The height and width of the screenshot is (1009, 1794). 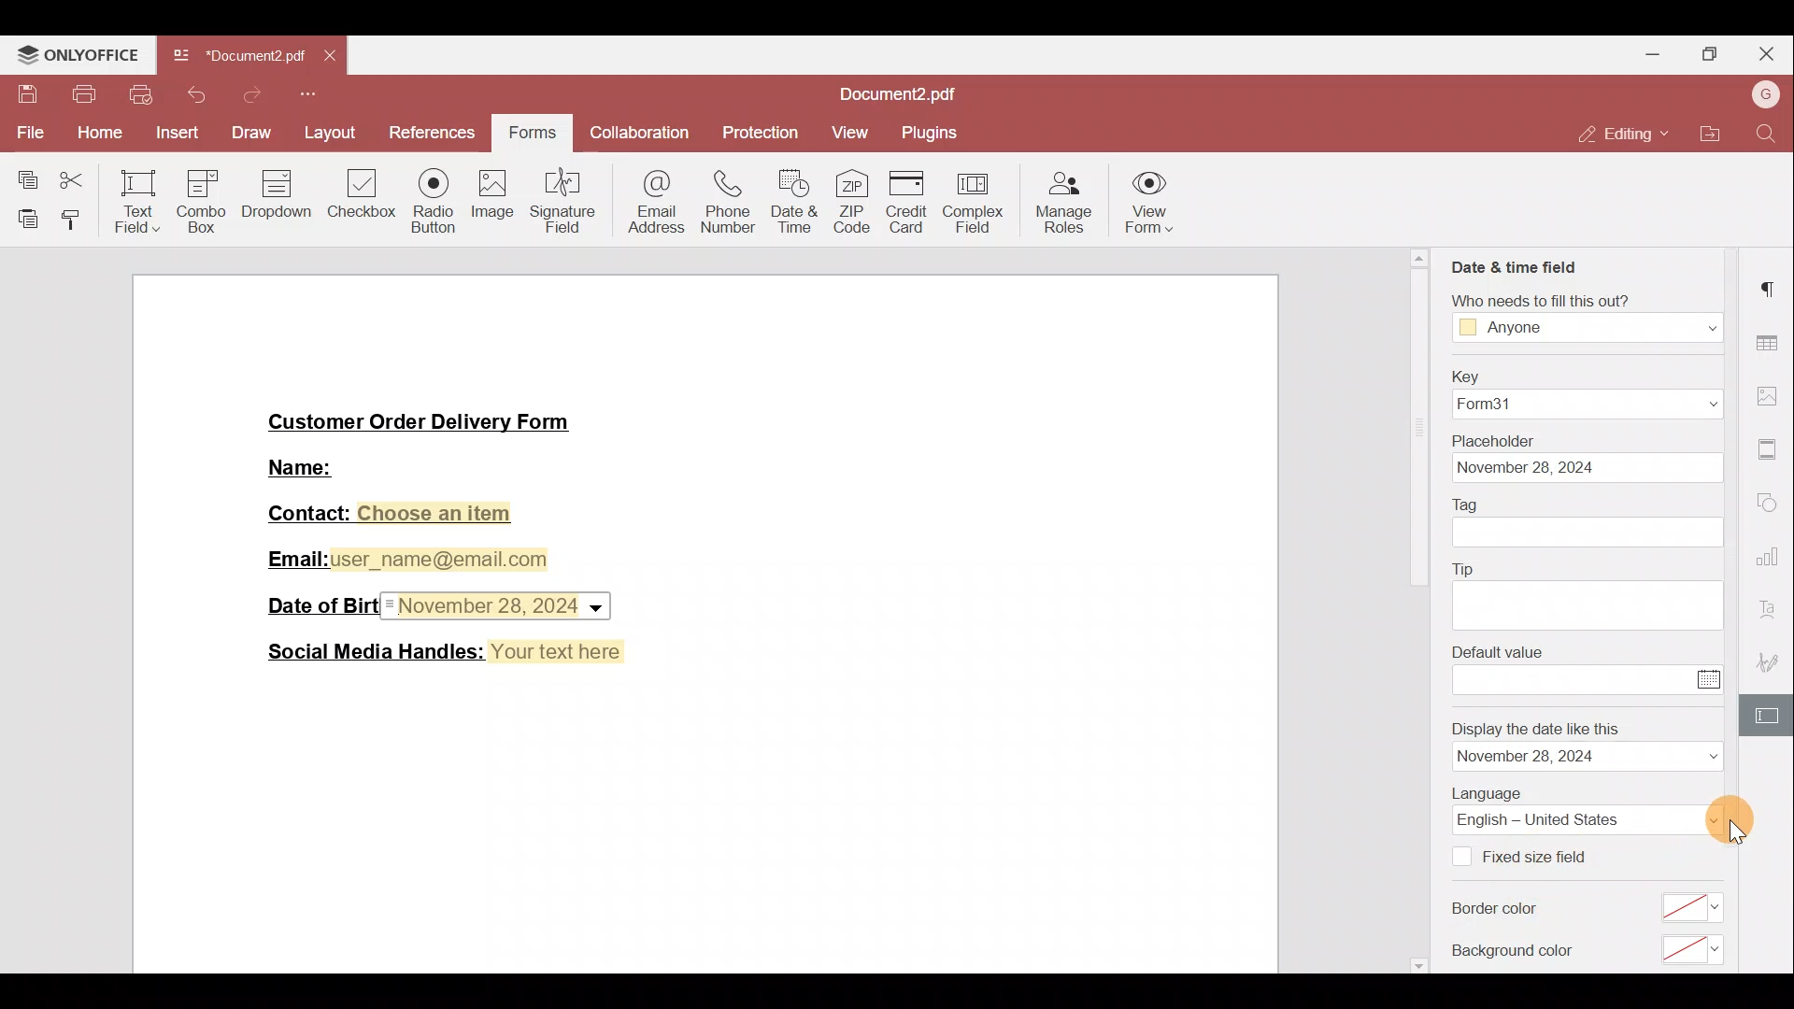 What do you see at coordinates (565, 198) in the screenshot?
I see `Signature field` at bounding box center [565, 198].